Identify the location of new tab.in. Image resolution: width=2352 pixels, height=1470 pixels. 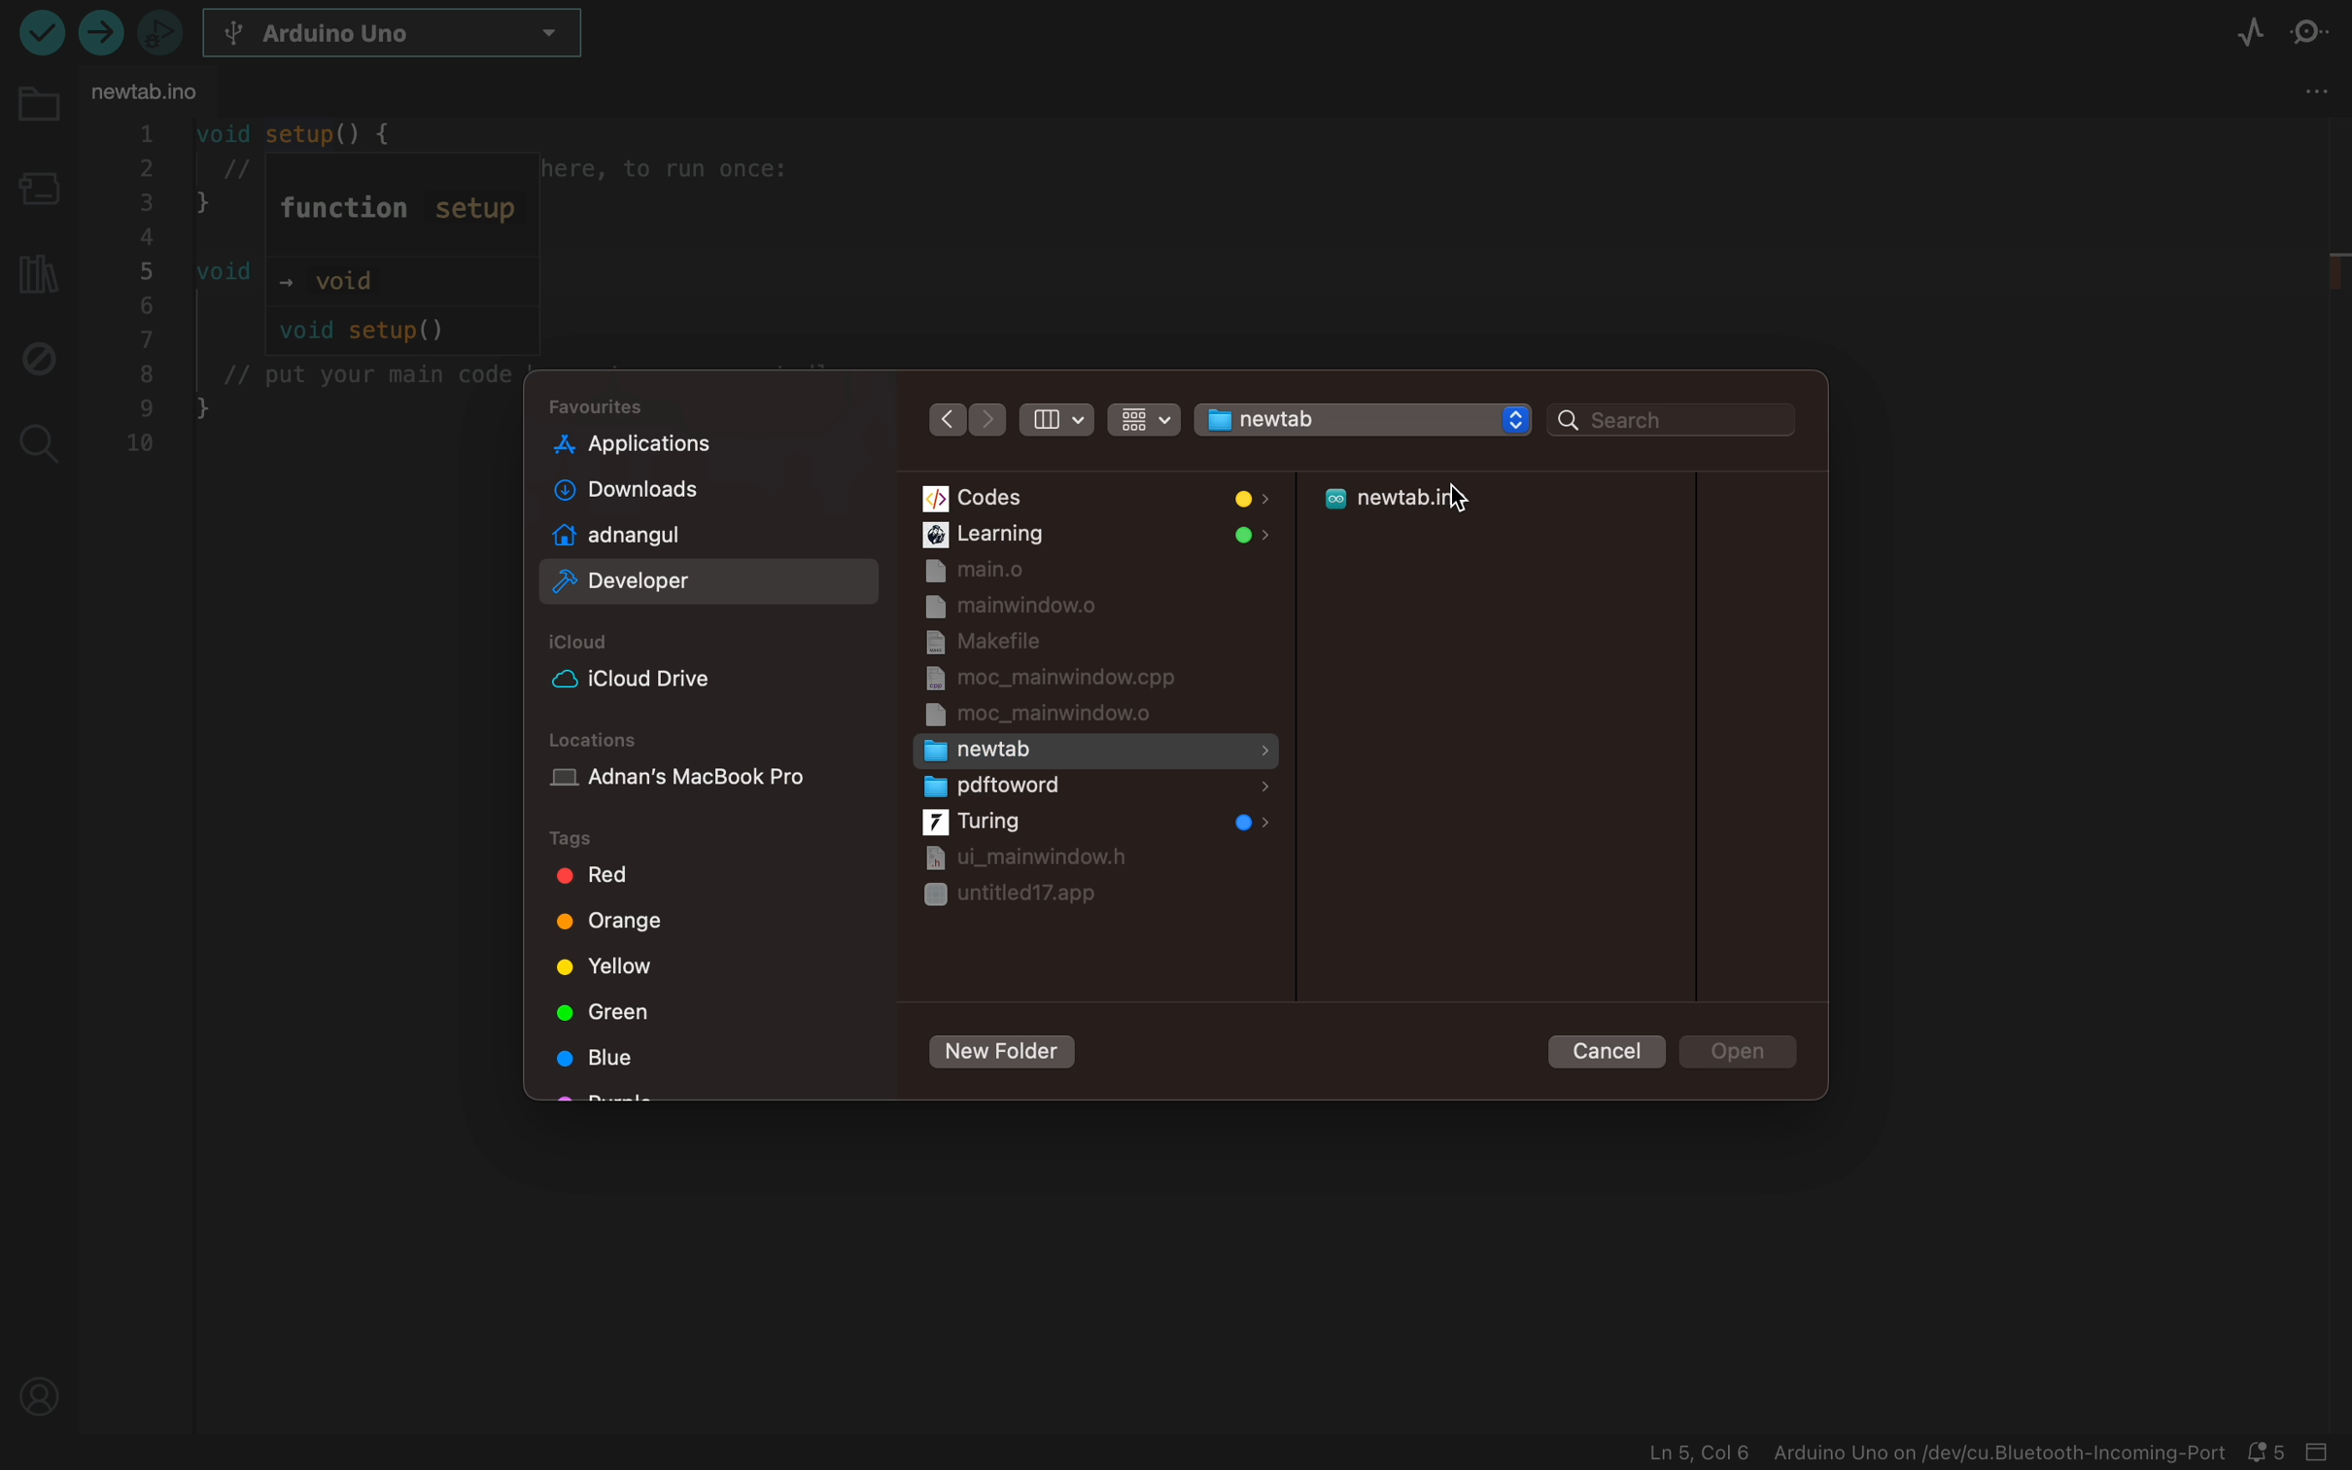
(1416, 503).